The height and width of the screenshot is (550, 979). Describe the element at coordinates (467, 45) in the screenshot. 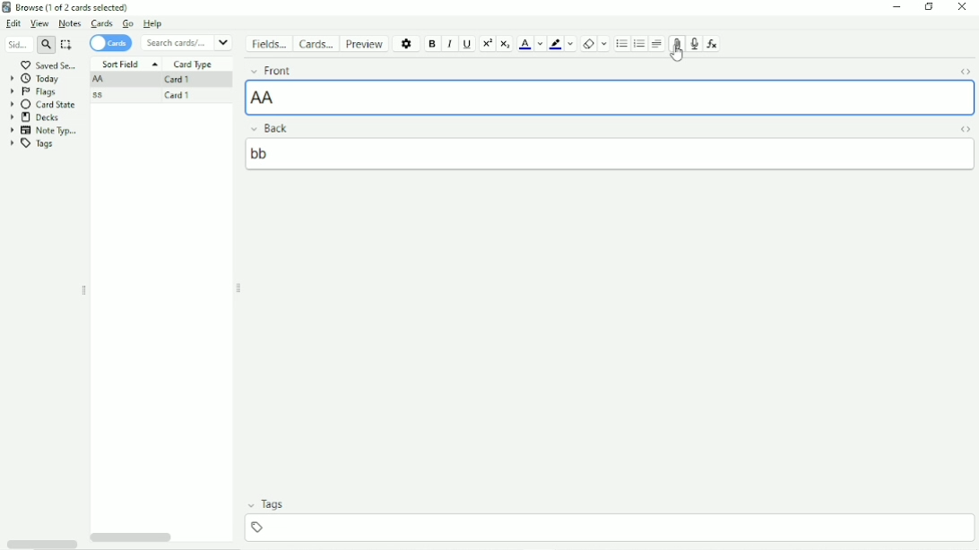

I see `Underline` at that location.